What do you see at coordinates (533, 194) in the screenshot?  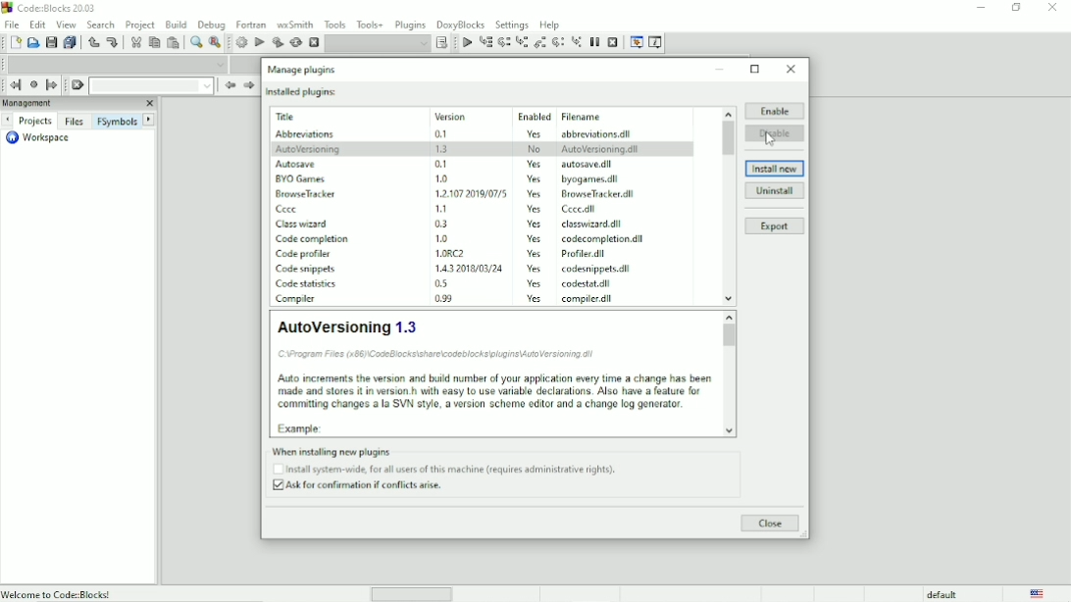 I see `Yes` at bounding box center [533, 194].